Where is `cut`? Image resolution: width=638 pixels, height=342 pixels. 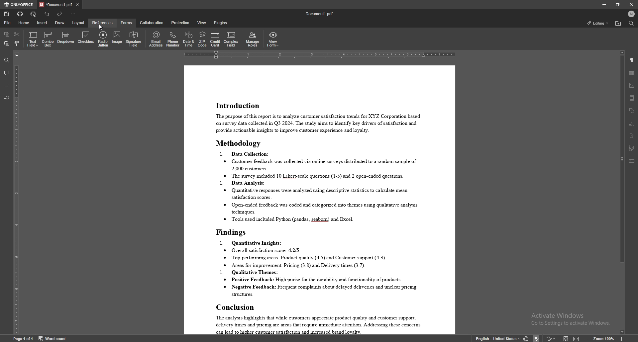 cut is located at coordinates (18, 35).